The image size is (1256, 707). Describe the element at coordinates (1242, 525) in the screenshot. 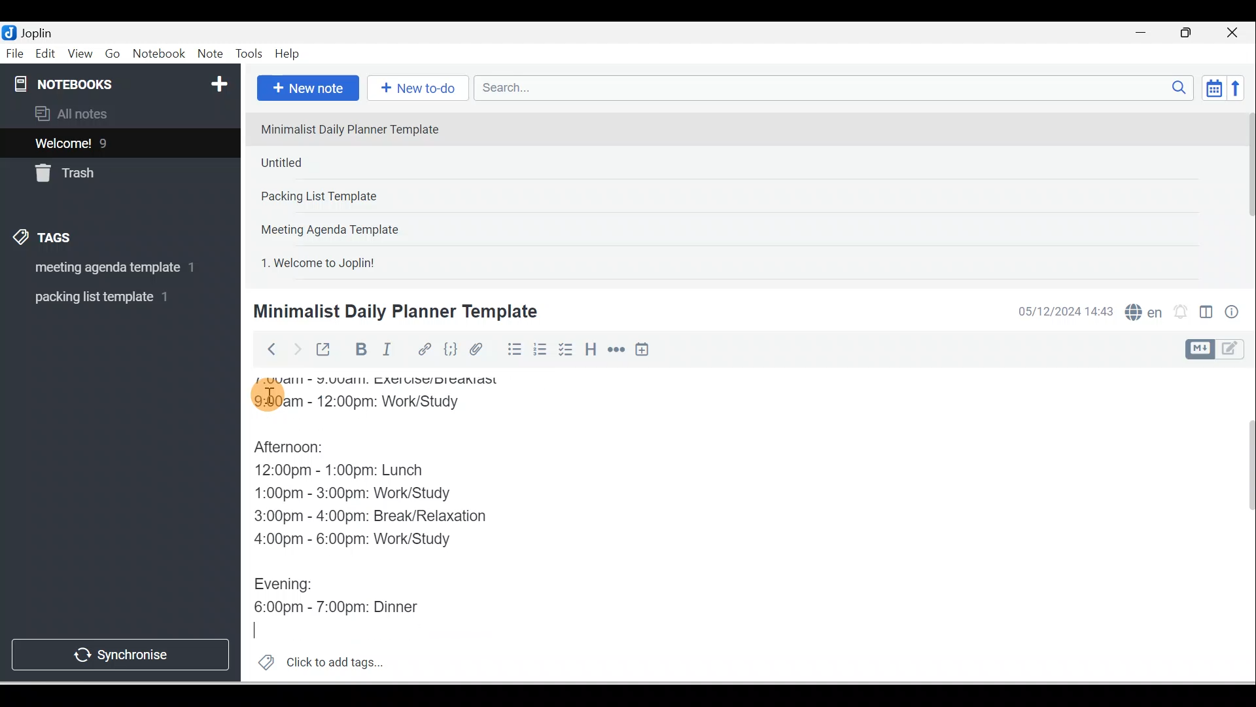

I see `Scroll bar` at that location.